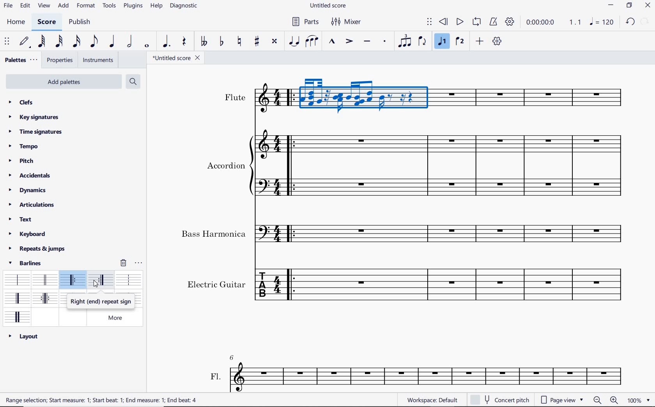  I want to click on text, so click(214, 234).